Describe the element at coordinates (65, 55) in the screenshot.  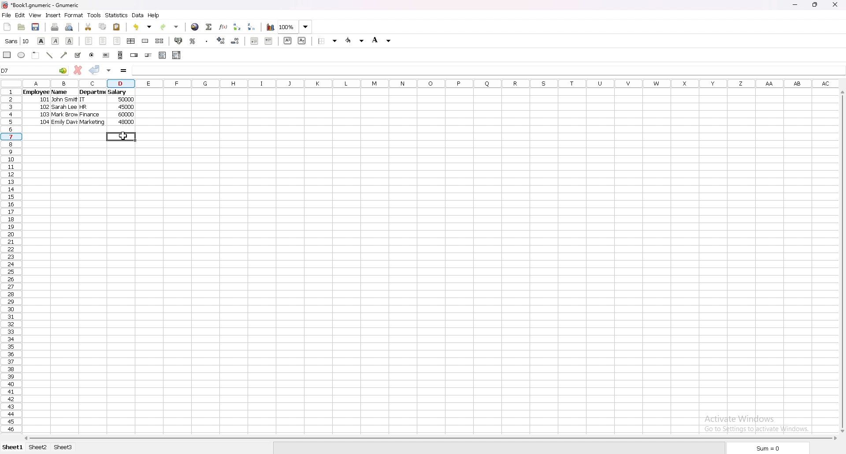
I see `arrowed line` at that location.